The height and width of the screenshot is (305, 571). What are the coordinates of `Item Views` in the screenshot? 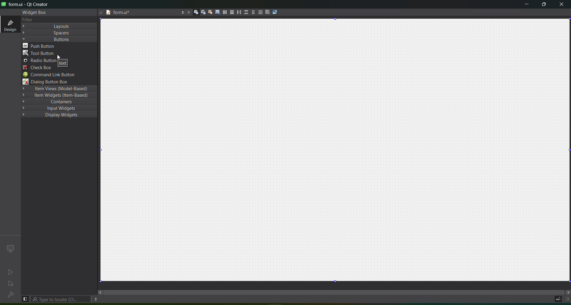 It's located at (59, 88).